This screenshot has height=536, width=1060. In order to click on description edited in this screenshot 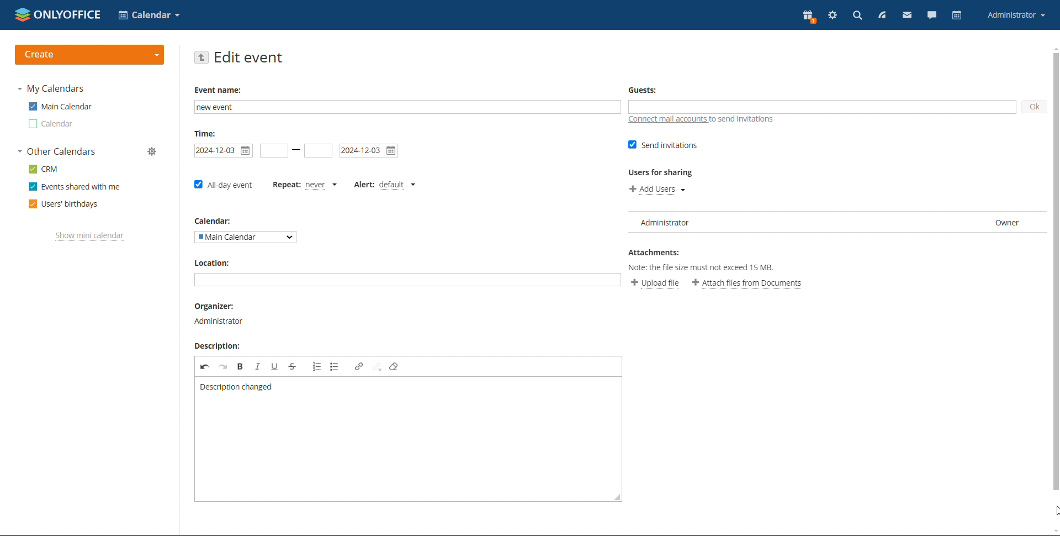, I will do `click(237, 387)`.